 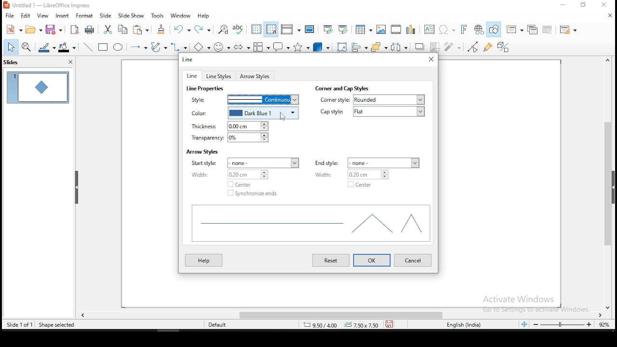 What do you see at coordinates (250, 126) in the screenshot?
I see `0.00cm` at bounding box center [250, 126].